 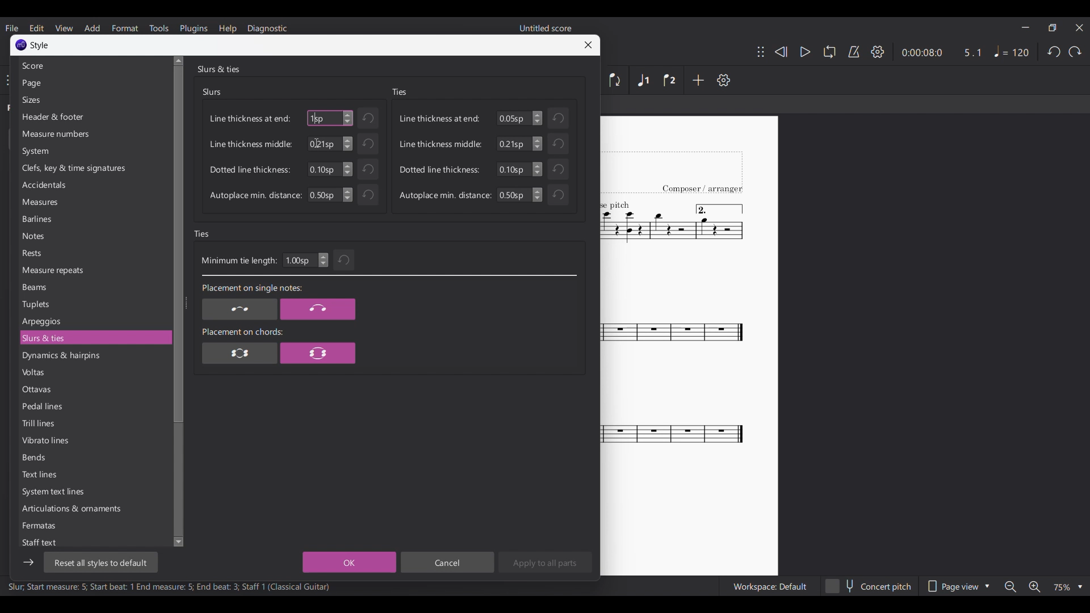 What do you see at coordinates (829, 52) in the screenshot?
I see `Loop playback` at bounding box center [829, 52].